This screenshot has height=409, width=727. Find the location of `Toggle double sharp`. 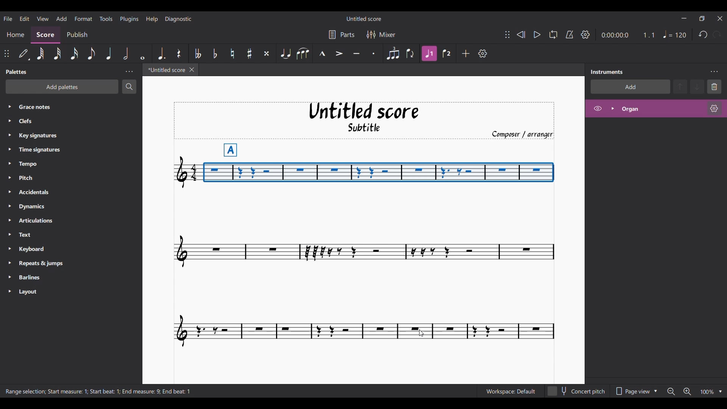

Toggle double sharp is located at coordinates (267, 53).